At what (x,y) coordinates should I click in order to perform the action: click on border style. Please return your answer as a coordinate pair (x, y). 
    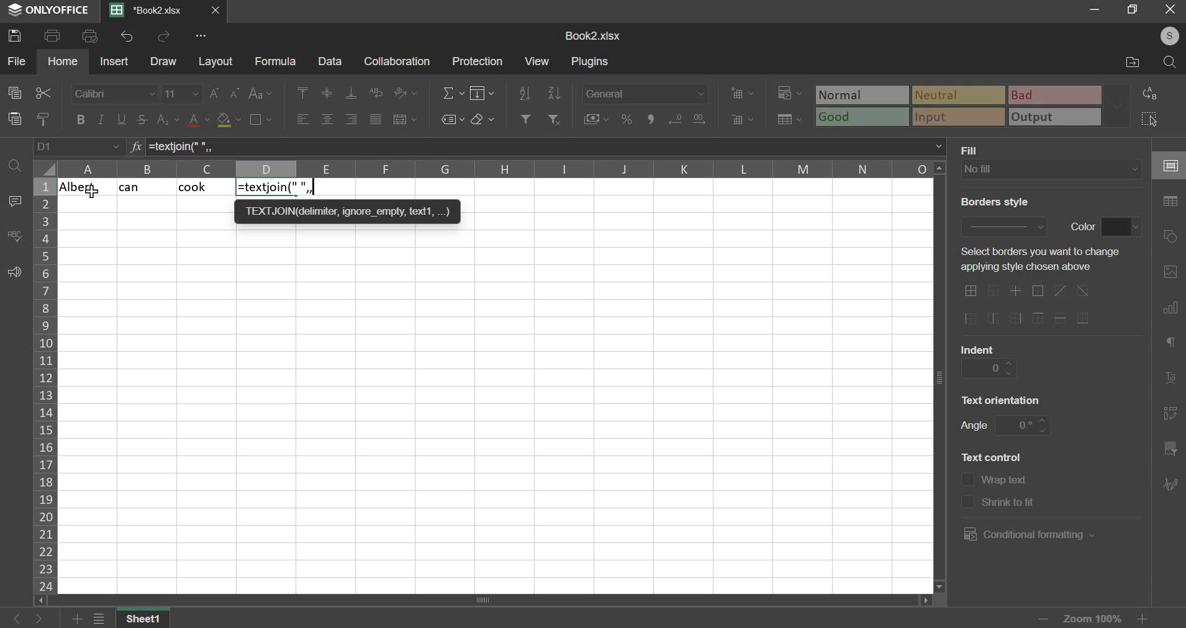
    Looking at the image, I should click on (1003, 225).